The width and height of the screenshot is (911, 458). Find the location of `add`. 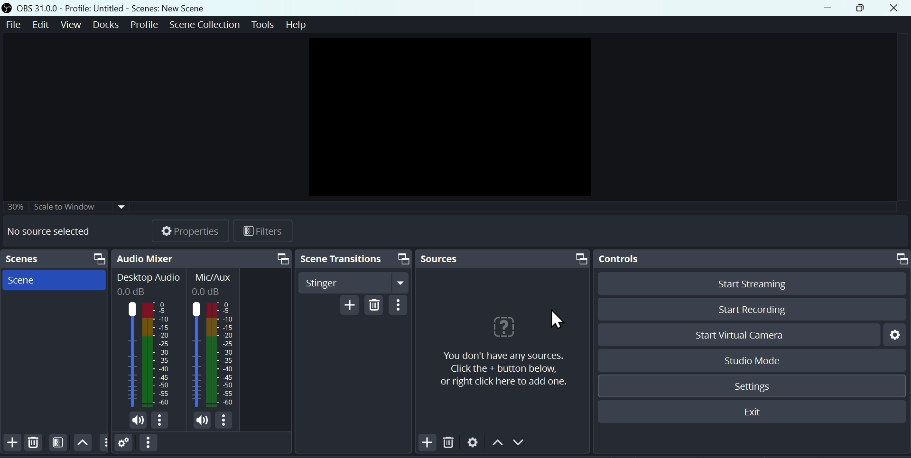

add is located at coordinates (10, 443).